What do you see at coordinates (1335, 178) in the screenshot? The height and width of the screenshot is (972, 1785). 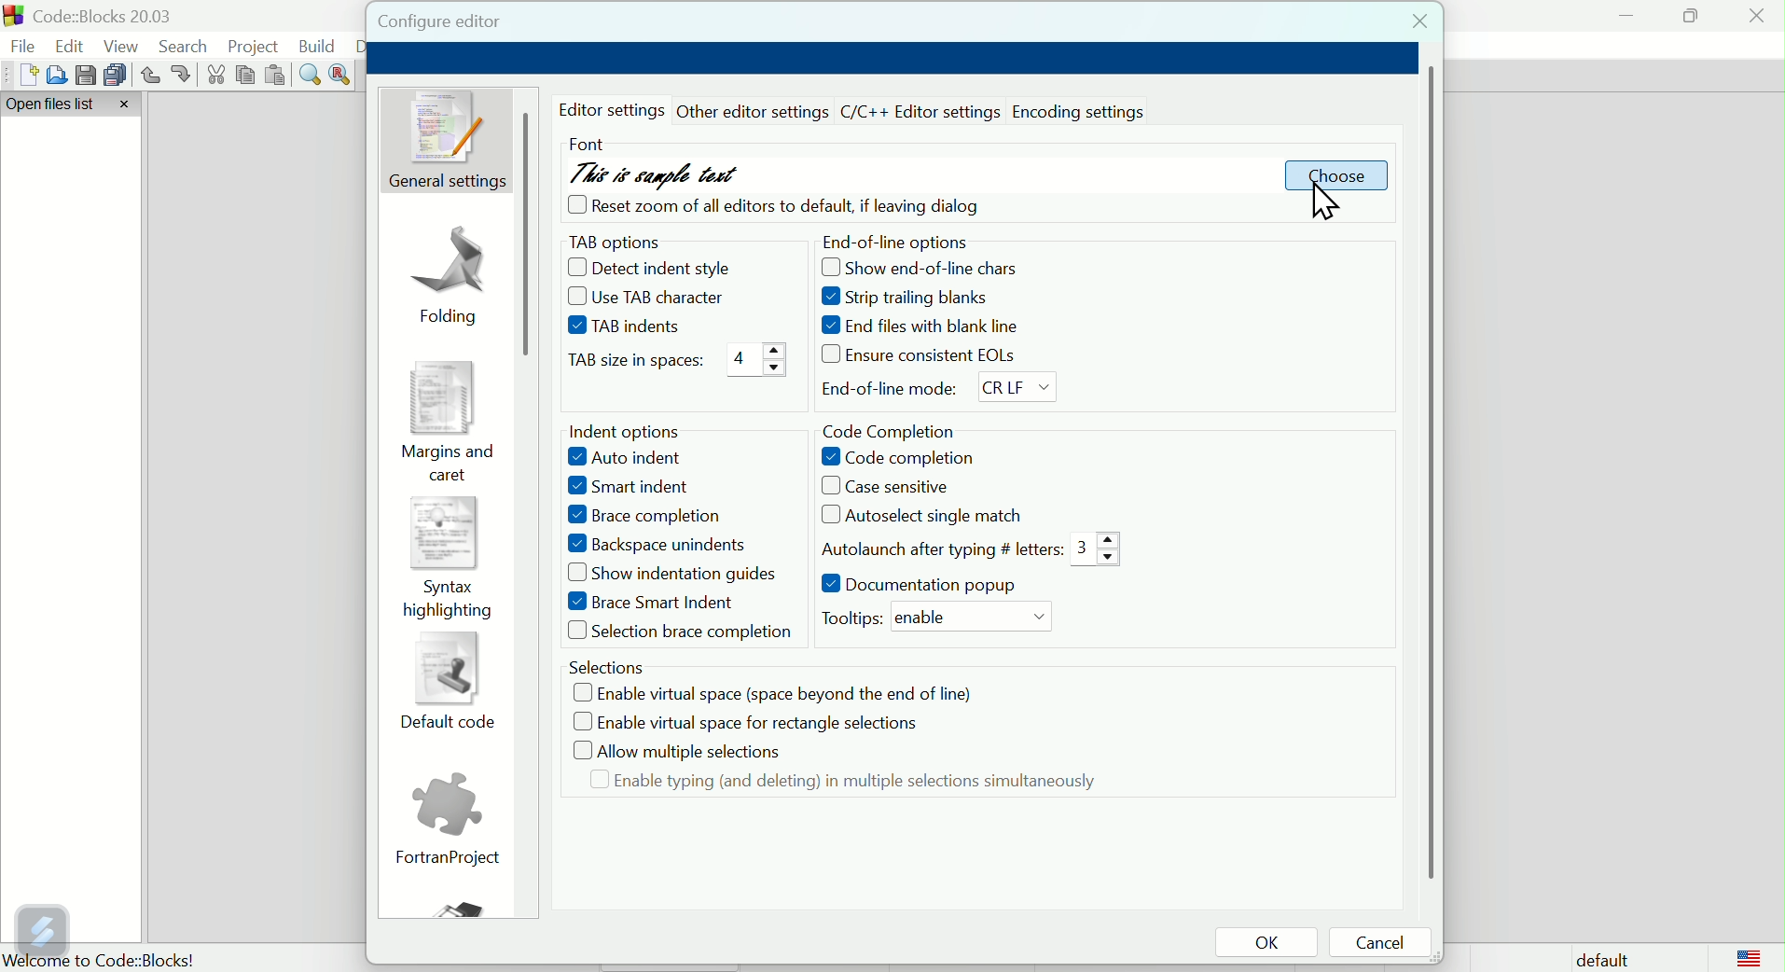 I see `Choose` at bounding box center [1335, 178].